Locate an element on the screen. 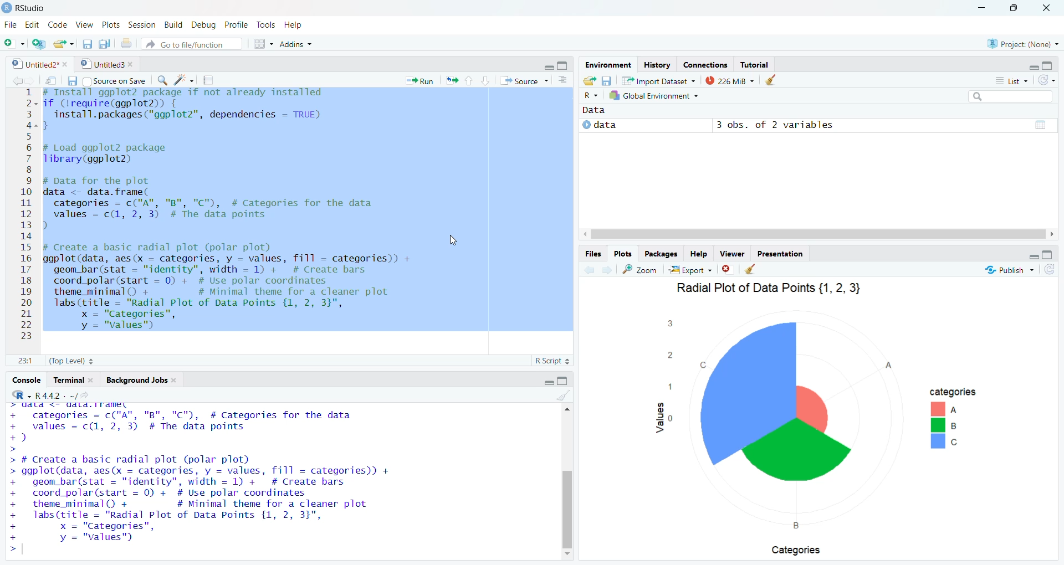 Image resolution: width=1064 pixels, height=565 pixels. Profile is located at coordinates (236, 24).